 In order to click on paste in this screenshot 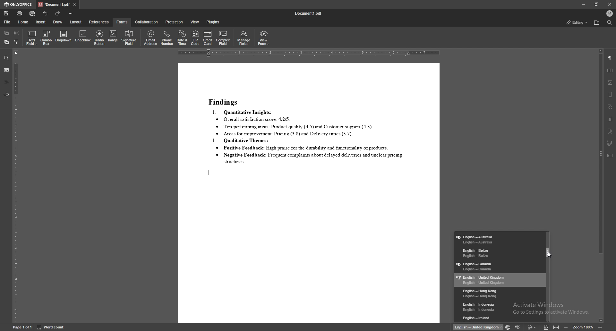, I will do `click(6, 42)`.